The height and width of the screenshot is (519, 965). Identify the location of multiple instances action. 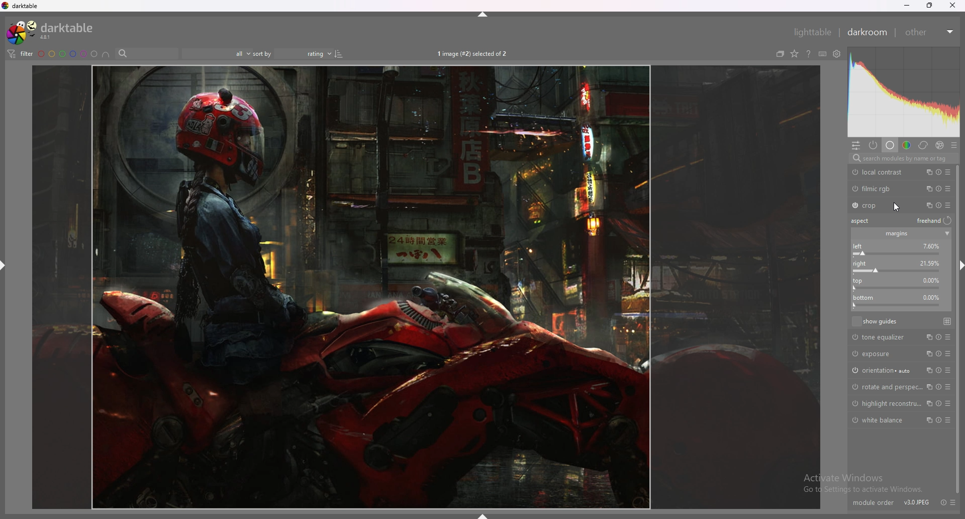
(929, 420).